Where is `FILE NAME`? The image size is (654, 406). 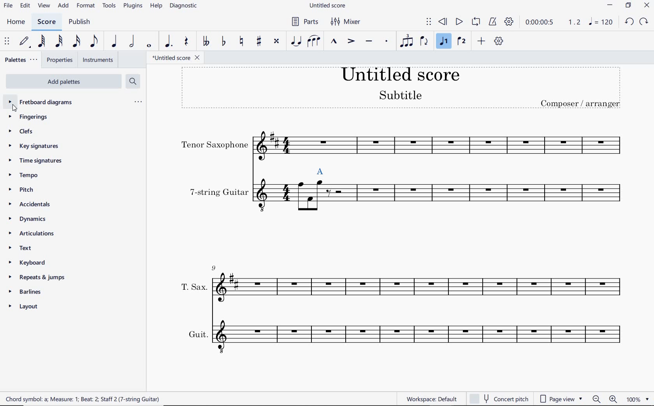
FILE NAME is located at coordinates (175, 58).